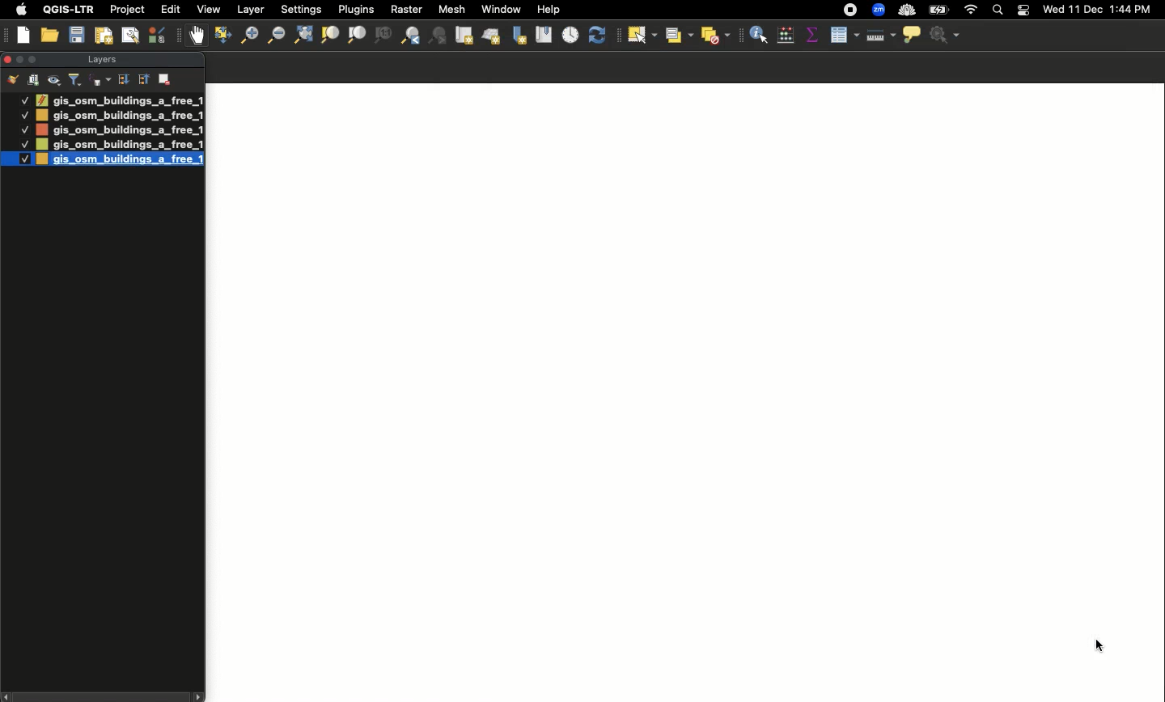  I want to click on Remove, so click(166, 78).